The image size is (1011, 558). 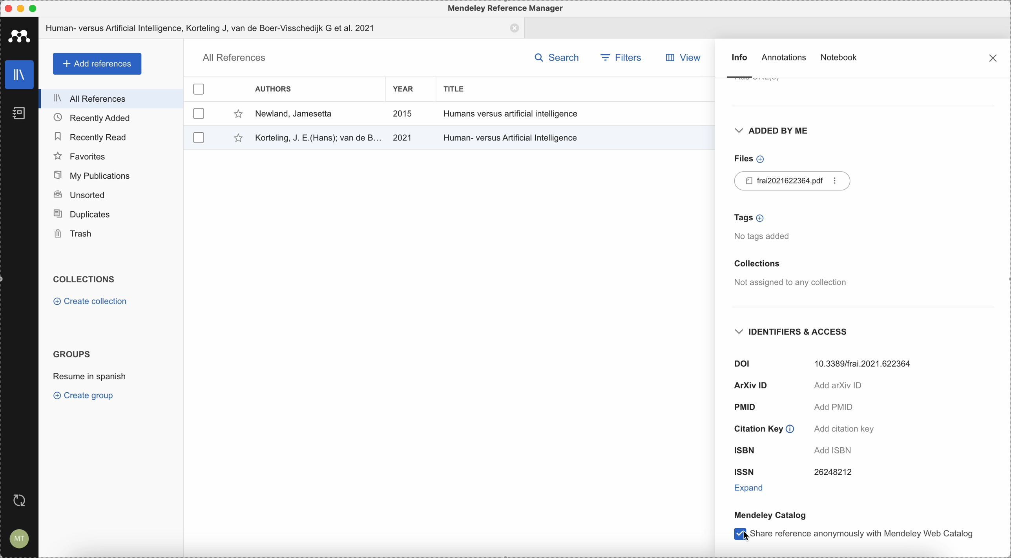 What do you see at coordinates (22, 7) in the screenshot?
I see `minimize Mendeley` at bounding box center [22, 7].